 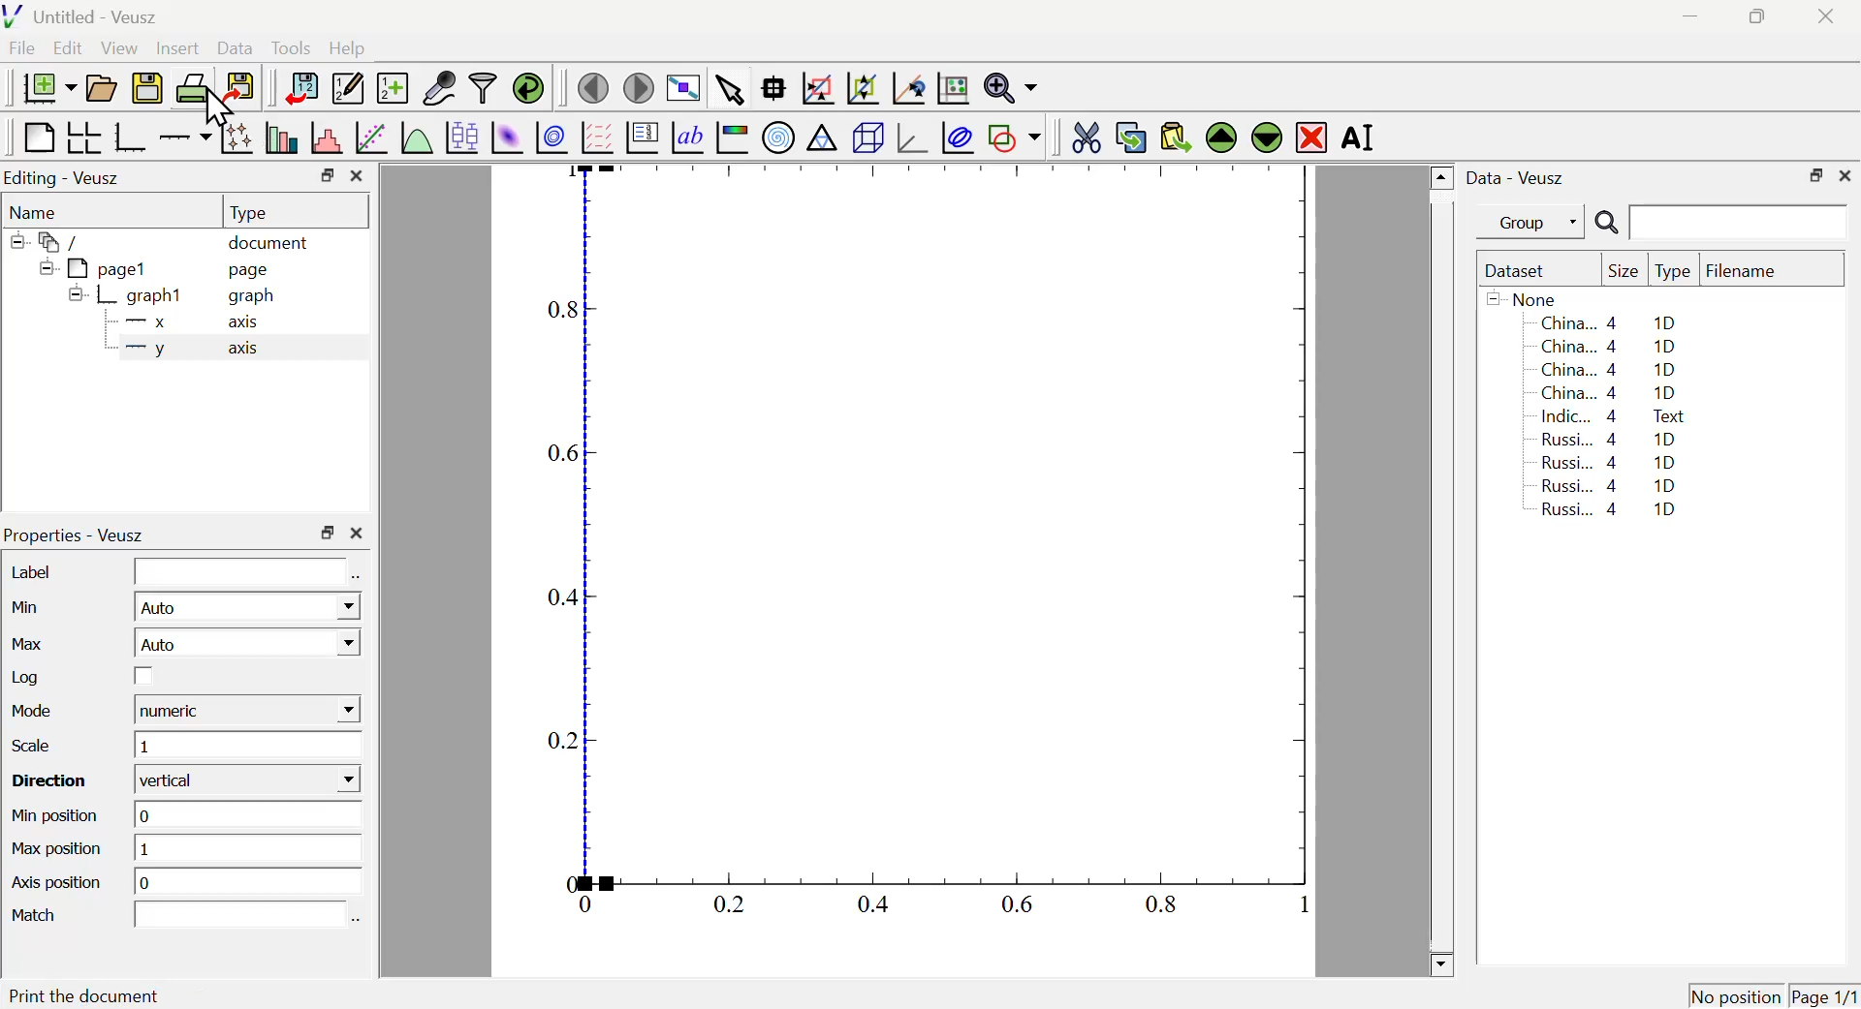 What do you see at coordinates (952, 86) in the screenshot?
I see `Click to Reset Graph axis` at bounding box center [952, 86].